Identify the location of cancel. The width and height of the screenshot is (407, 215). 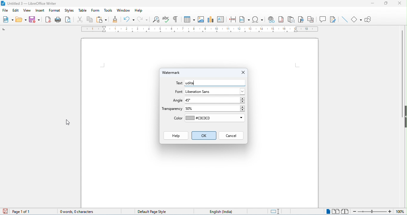
(231, 136).